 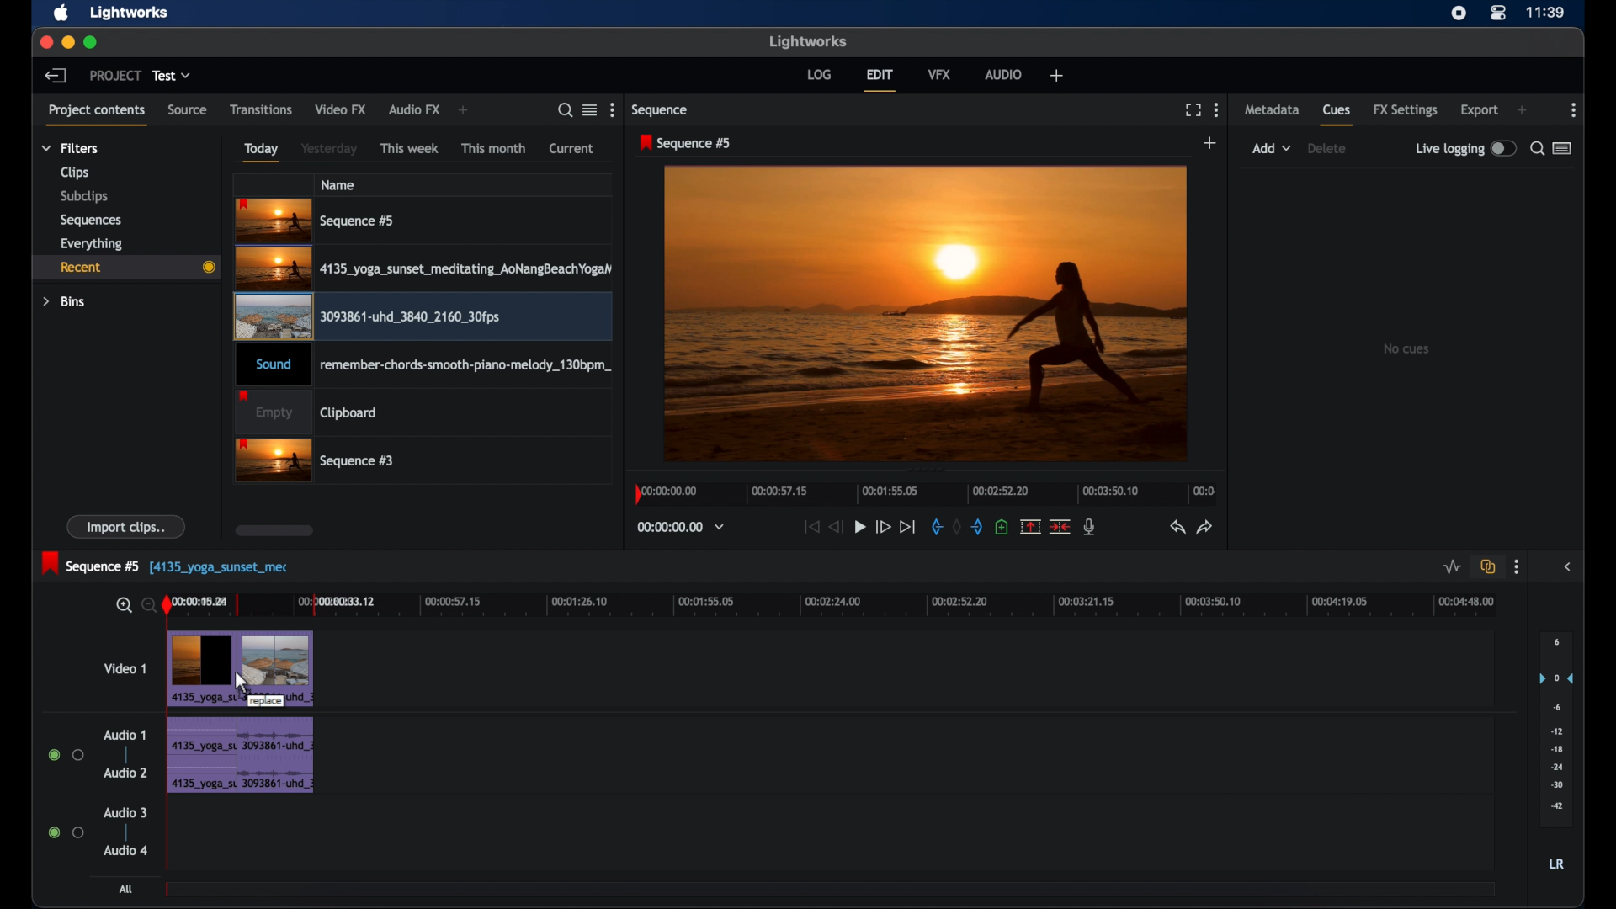 I want to click on test, so click(x=173, y=75).